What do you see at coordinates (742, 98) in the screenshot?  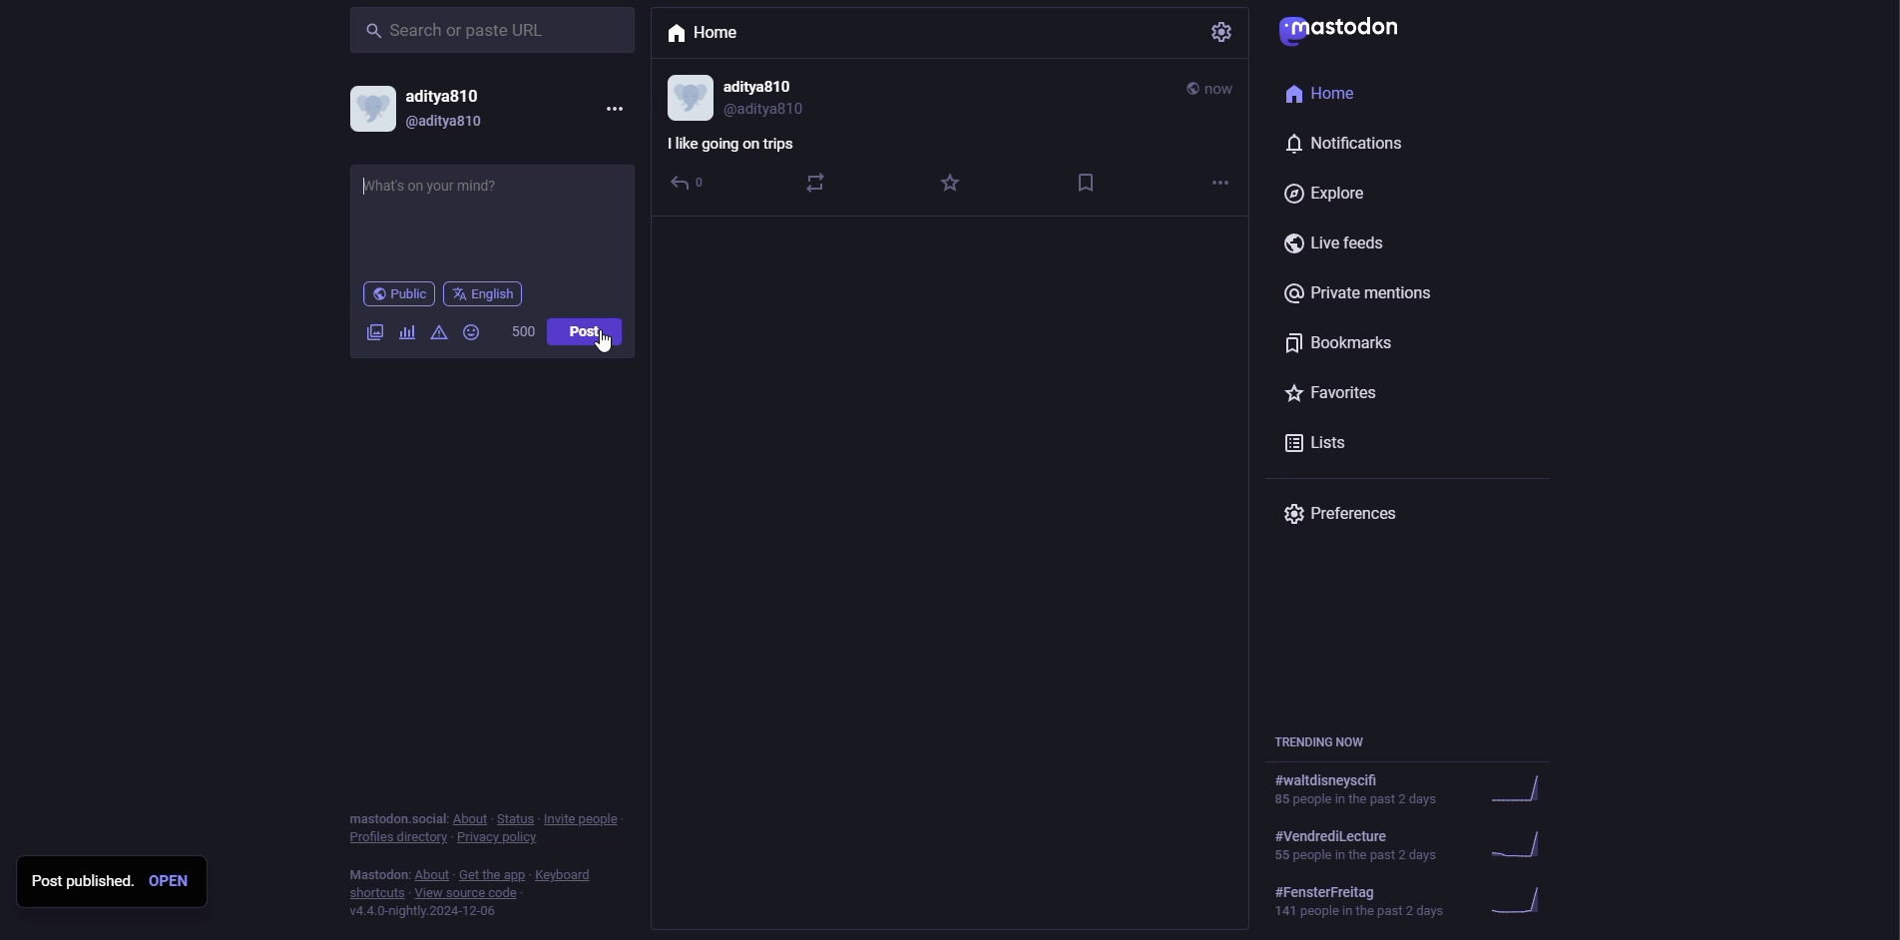 I see `id` at bounding box center [742, 98].